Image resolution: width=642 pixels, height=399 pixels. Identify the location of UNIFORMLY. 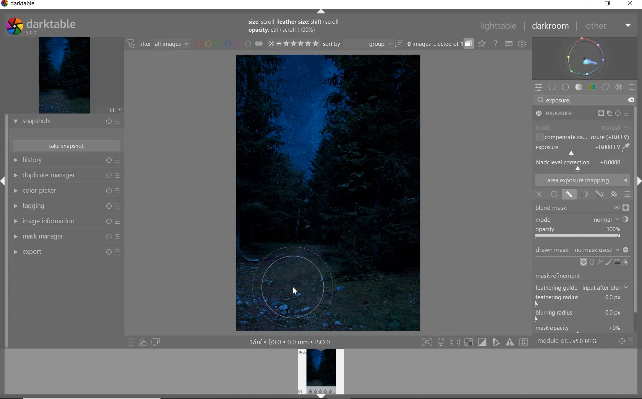
(553, 195).